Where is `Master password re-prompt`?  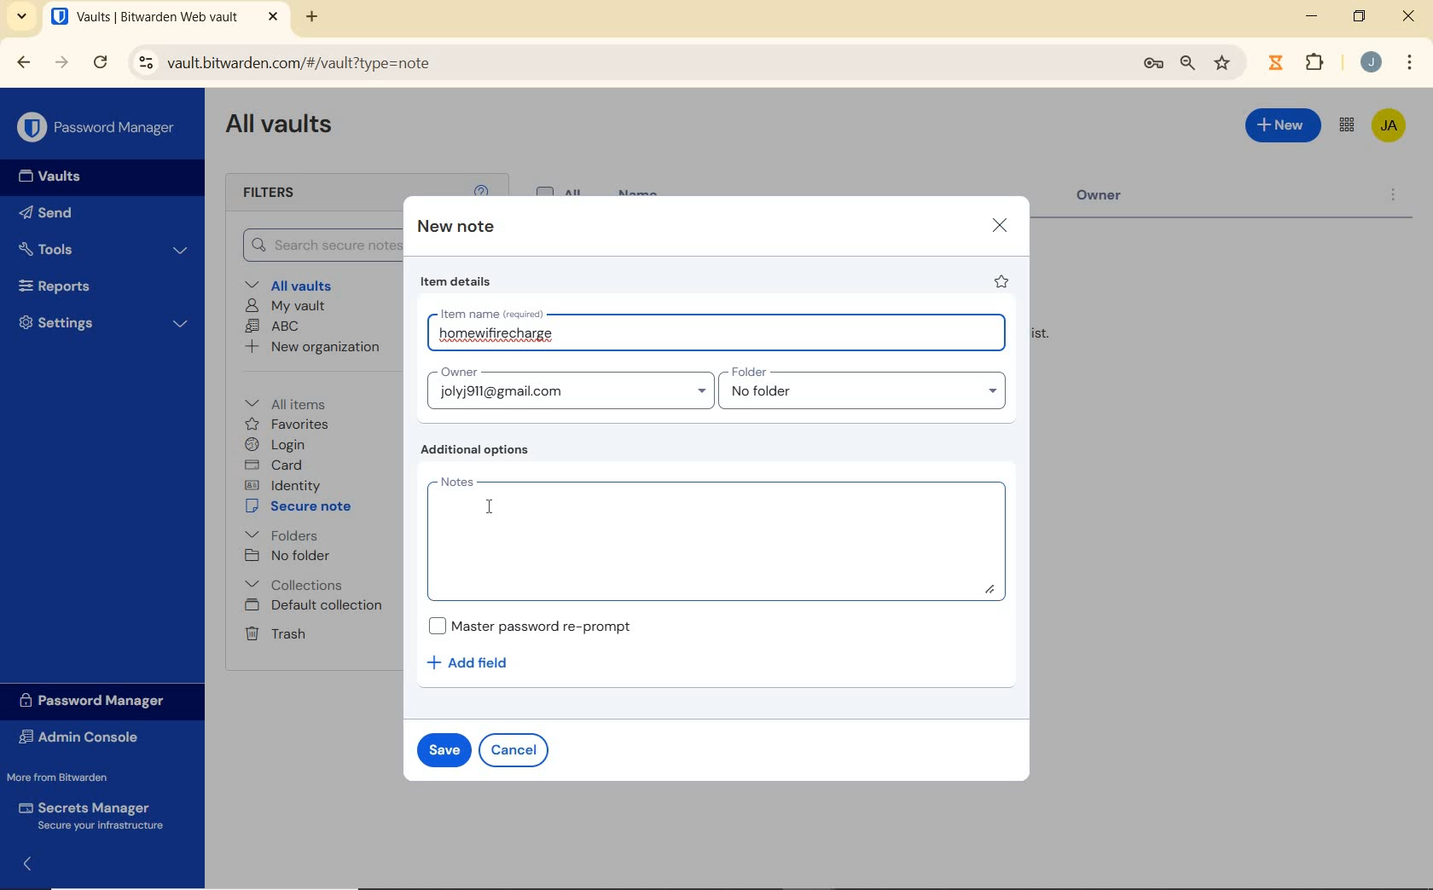
Master password re-prompt is located at coordinates (540, 625).